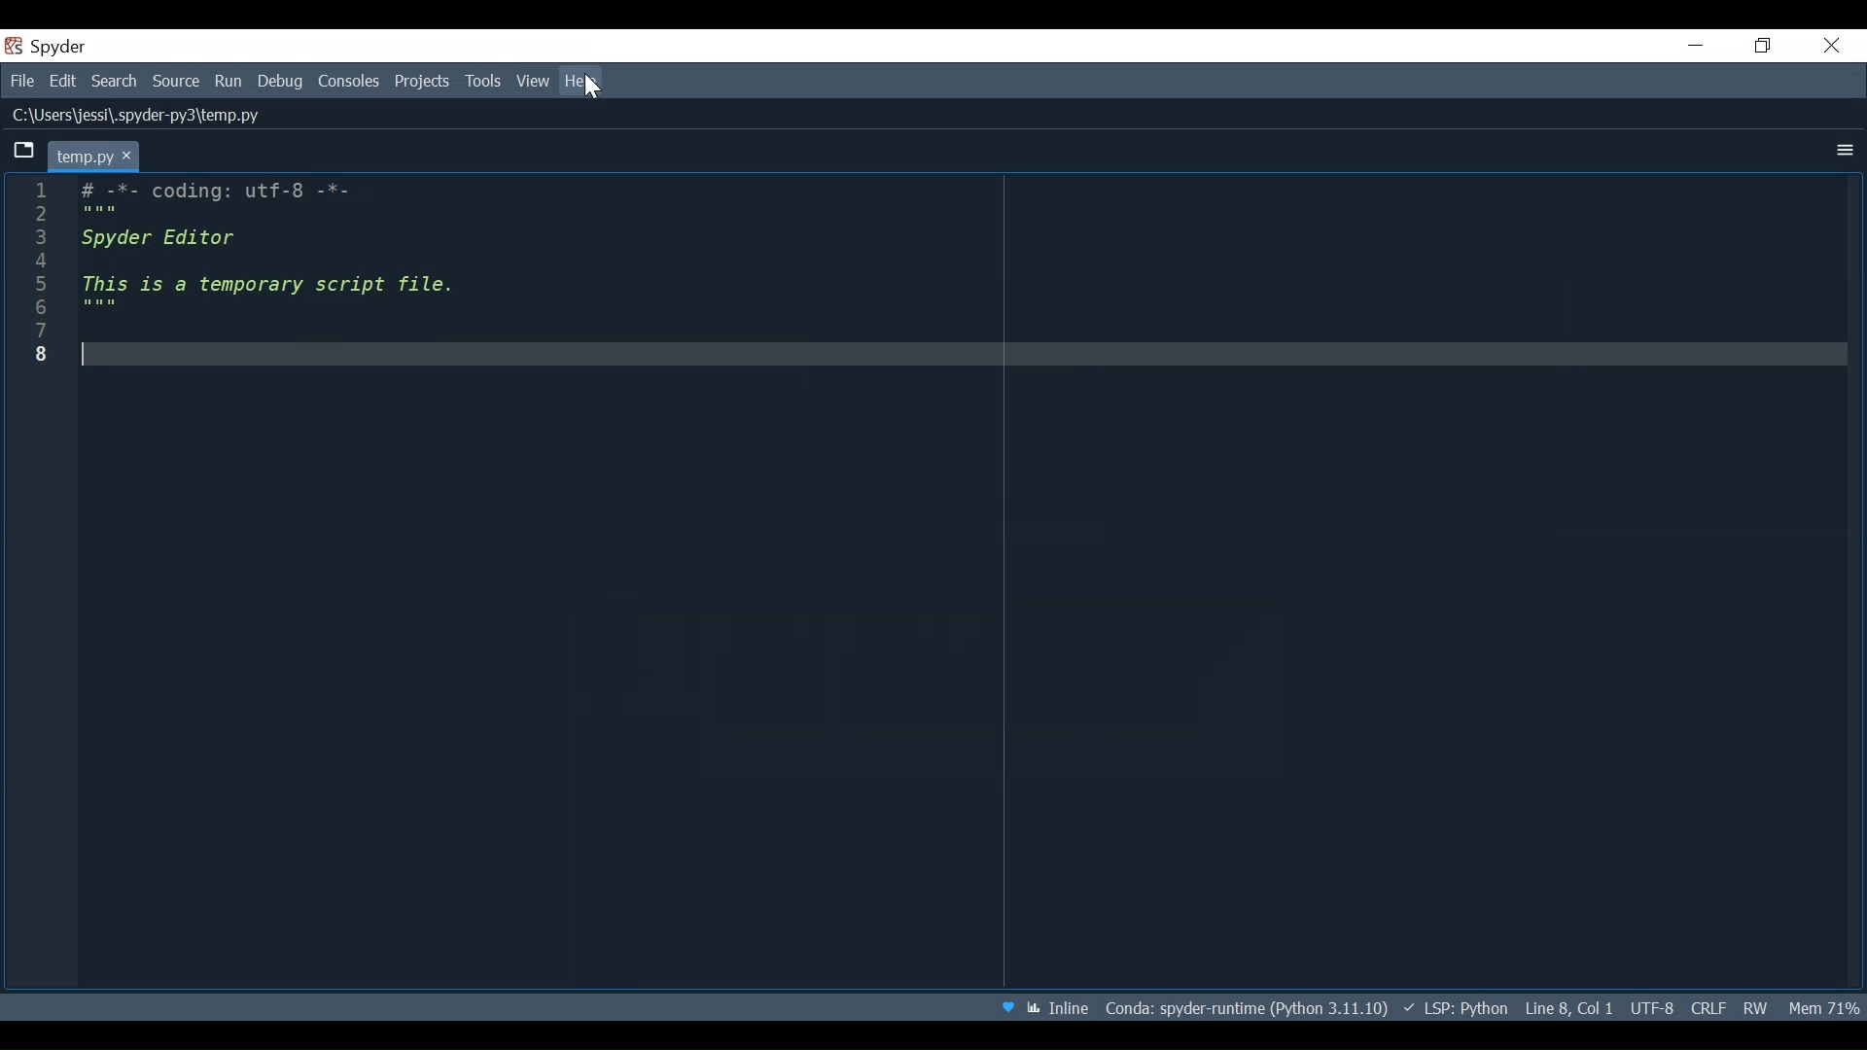 Image resolution: width=1867 pixels, height=1050 pixels. Describe the element at coordinates (965, 589) in the screenshot. I see `code` at that location.